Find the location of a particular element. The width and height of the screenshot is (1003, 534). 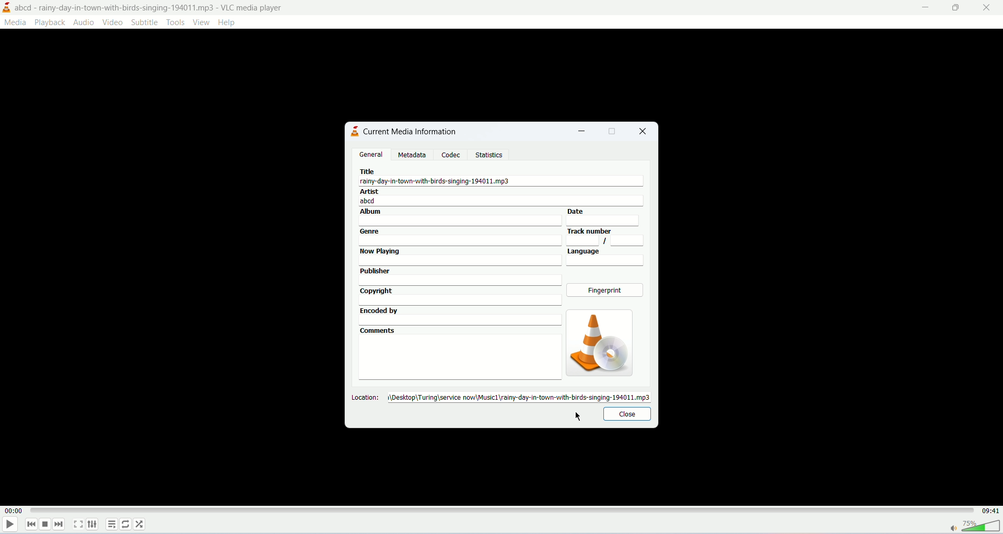

minimize is located at coordinates (581, 133).